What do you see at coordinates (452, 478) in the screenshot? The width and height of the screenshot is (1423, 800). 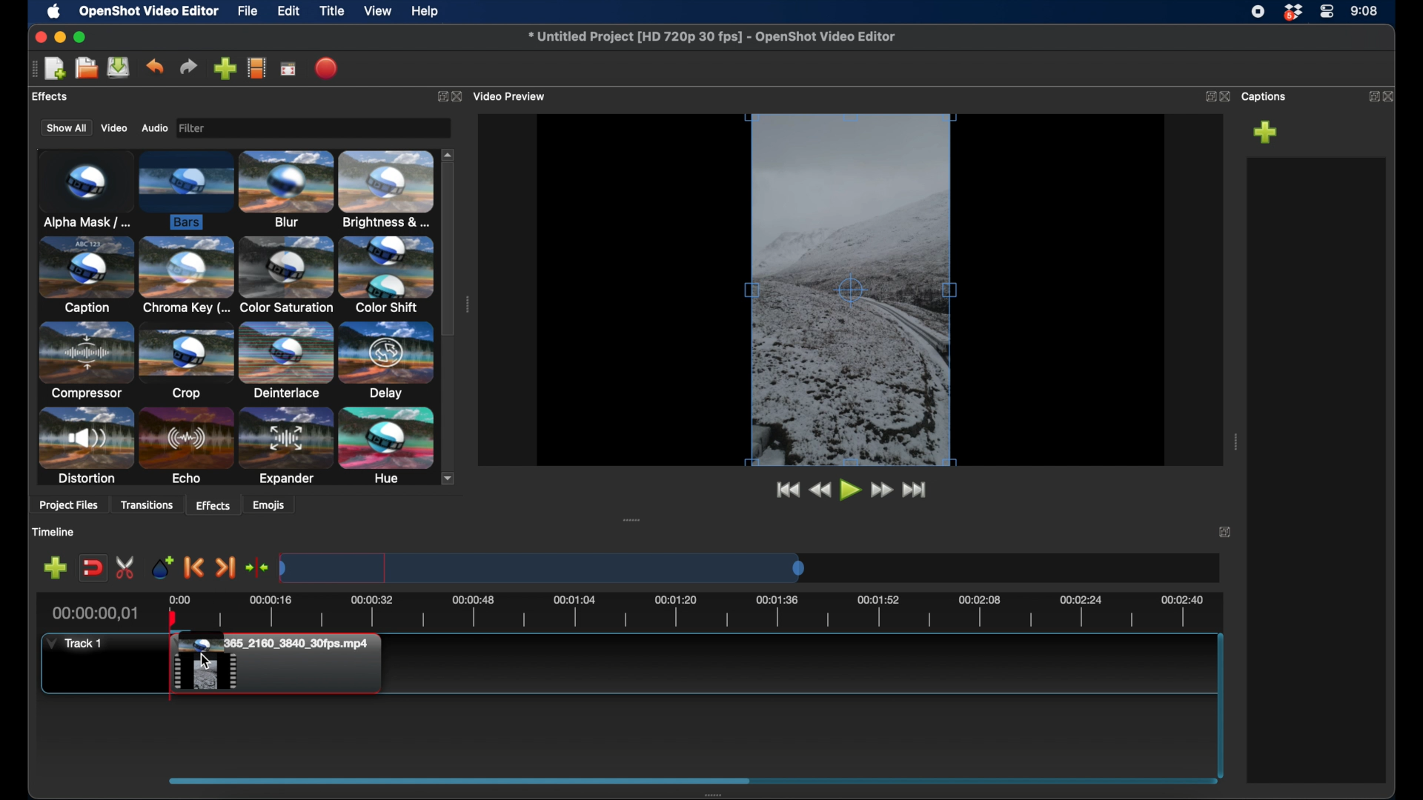 I see `scroll down arrow` at bounding box center [452, 478].